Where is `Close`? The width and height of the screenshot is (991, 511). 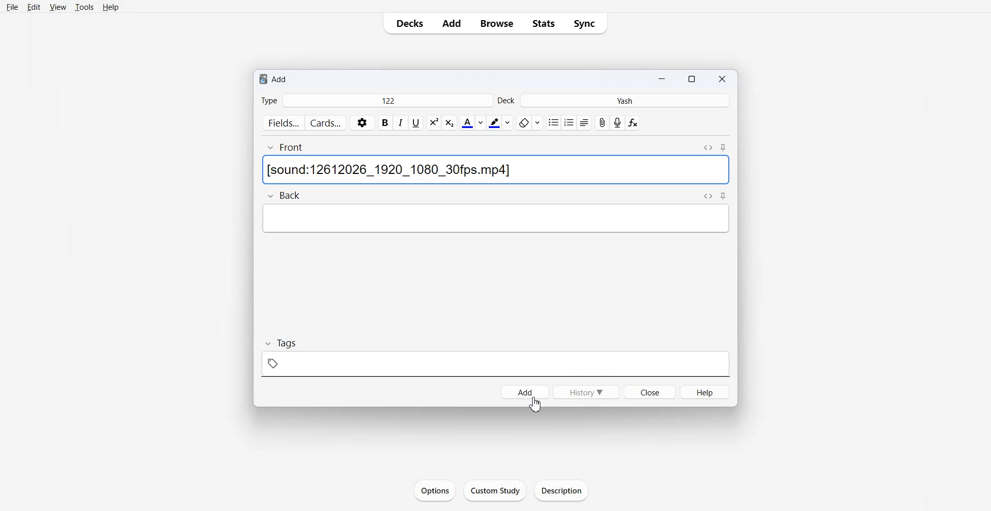
Close is located at coordinates (649, 391).